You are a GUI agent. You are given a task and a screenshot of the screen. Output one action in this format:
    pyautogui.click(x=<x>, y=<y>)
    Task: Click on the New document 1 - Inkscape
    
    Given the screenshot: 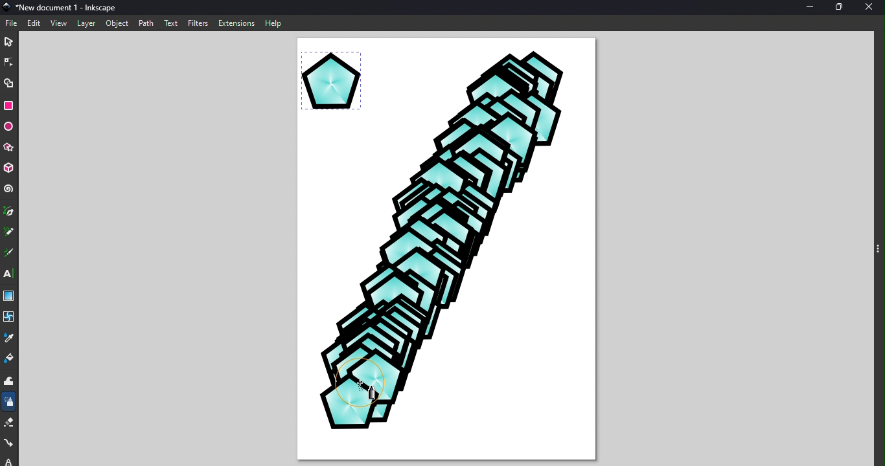 What is the action you would take?
    pyautogui.click(x=69, y=6)
    